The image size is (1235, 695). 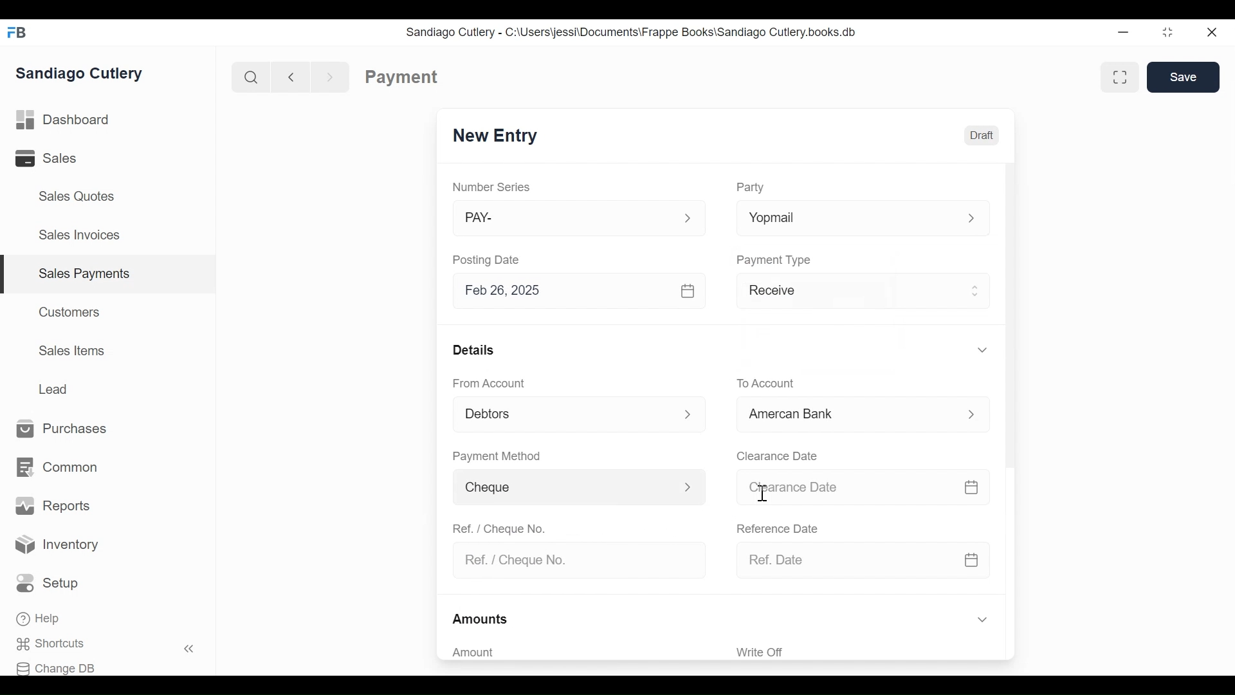 What do you see at coordinates (982, 349) in the screenshot?
I see `Expand` at bounding box center [982, 349].